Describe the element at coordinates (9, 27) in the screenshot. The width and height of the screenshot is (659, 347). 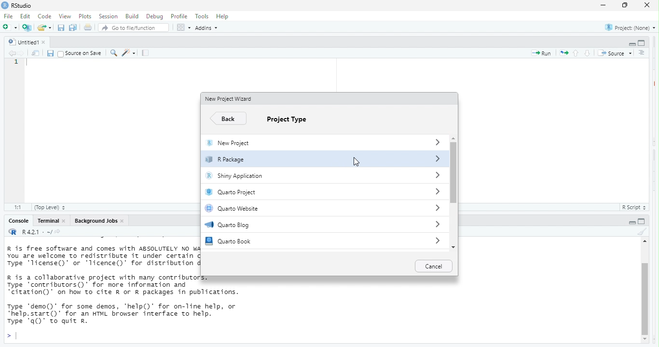
I see `new file` at that location.